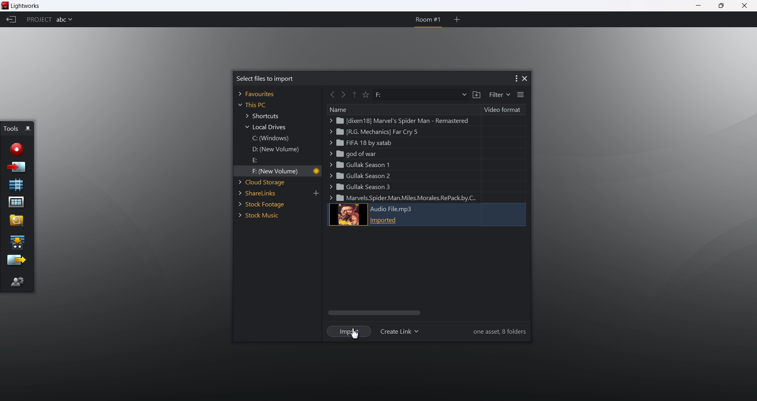 The image size is (757, 401). Describe the element at coordinates (400, 331) in the screenshot. I see `create link` at that location.